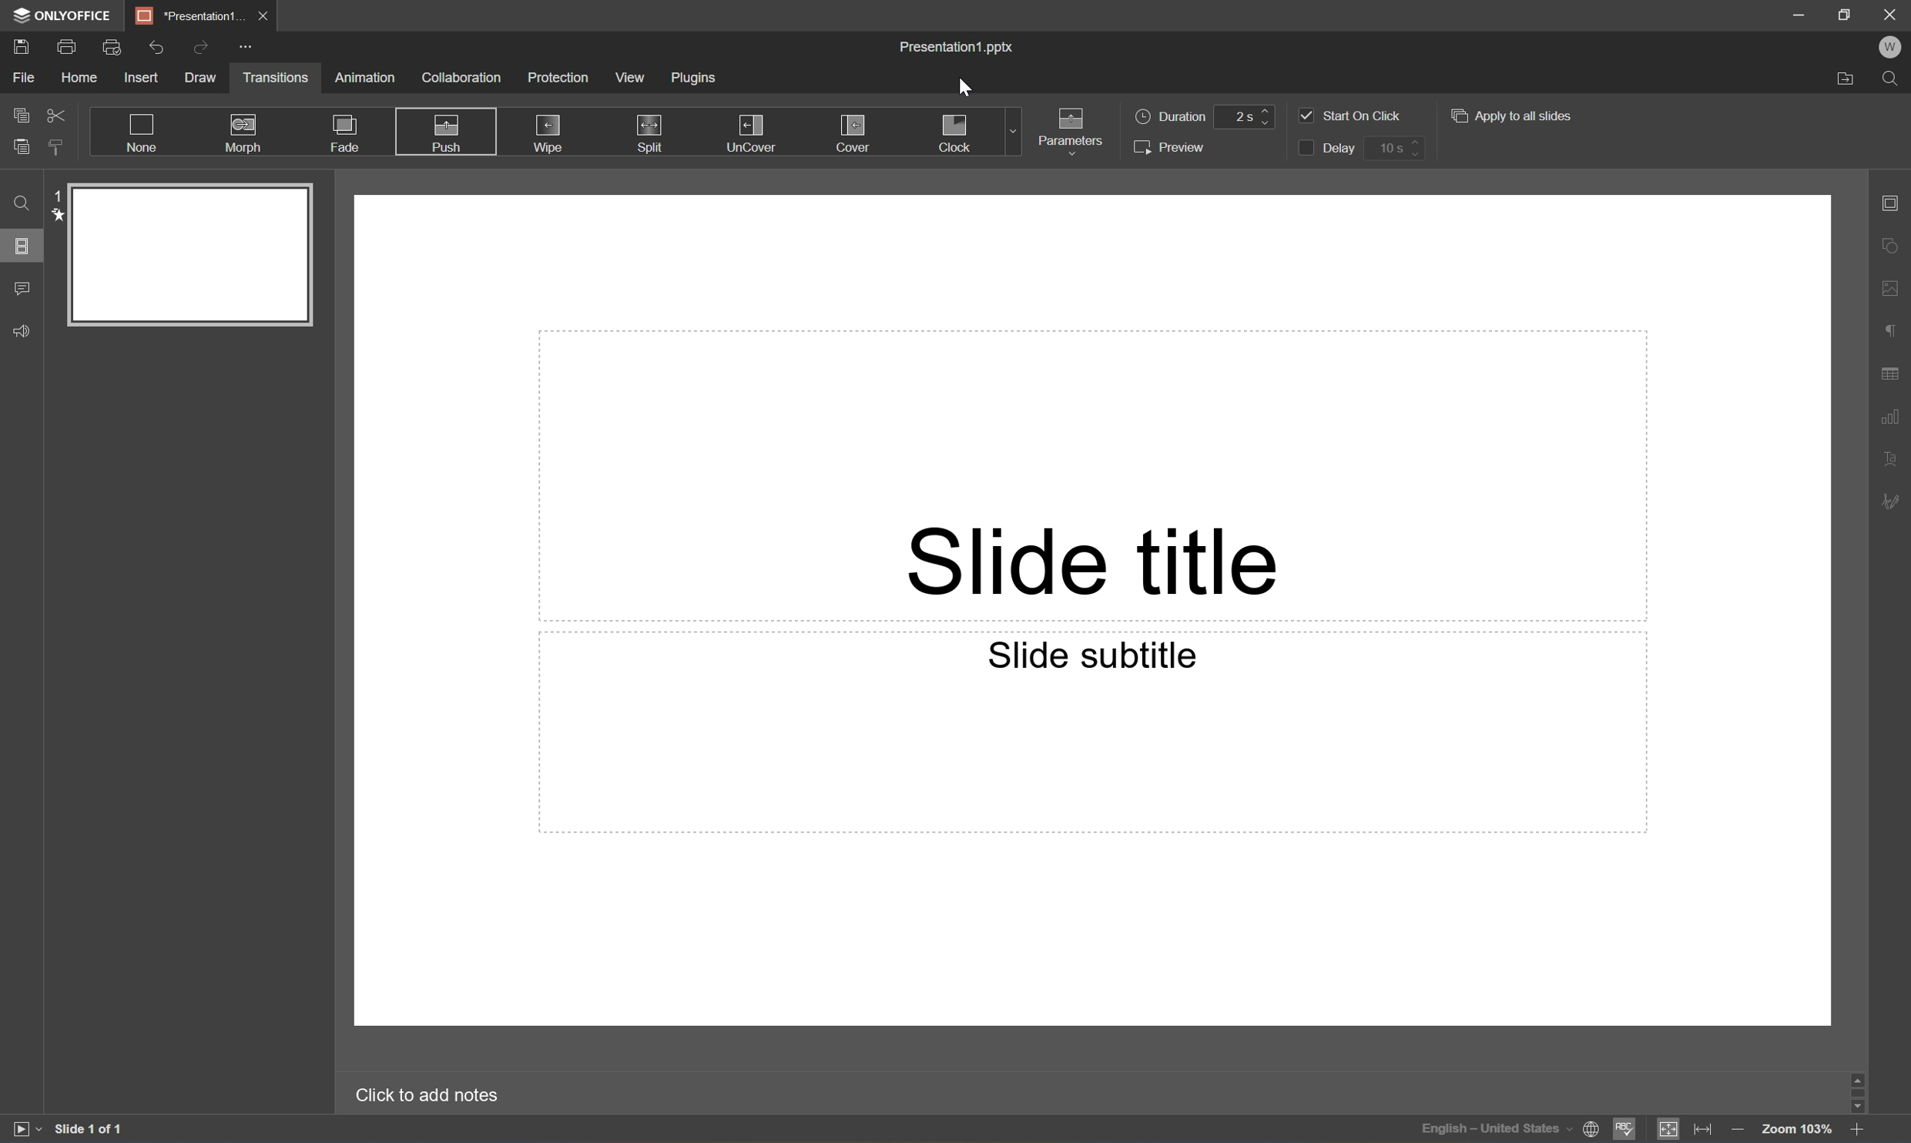 The height and width of the screenshot is (1143, 1911). Describe the element at coordinates (21, 334) in the screenshot. I see `Feedback & Support` at that location.